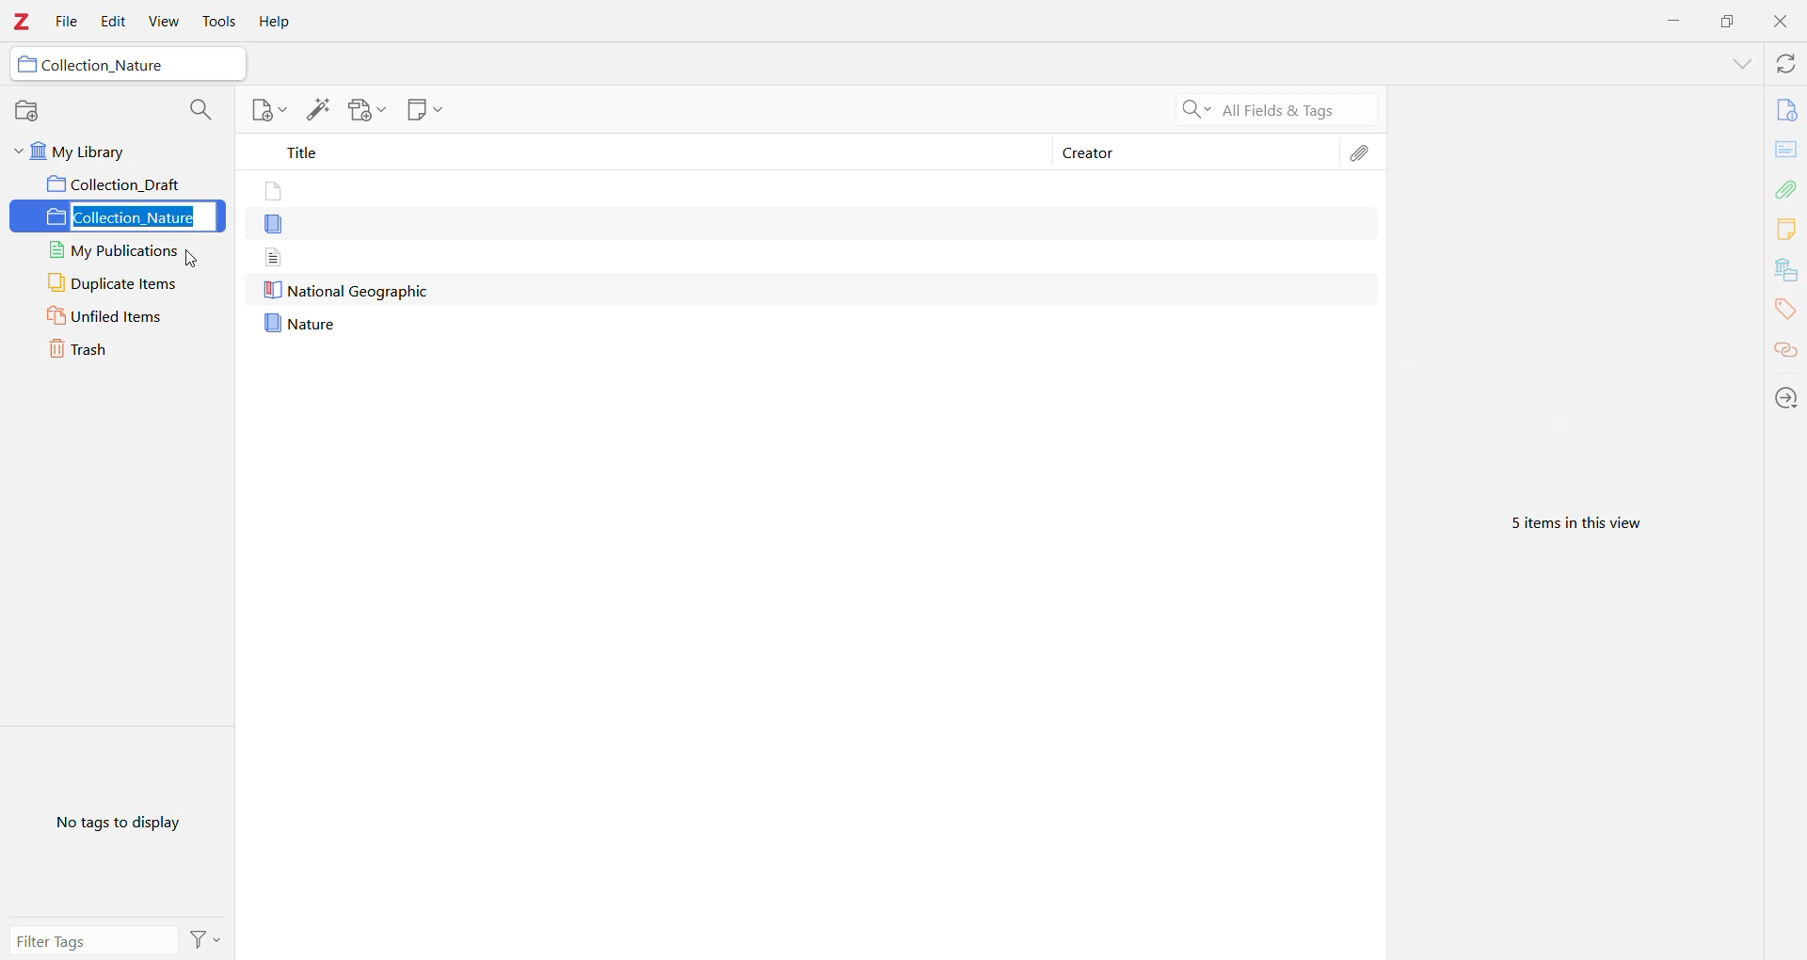  I want to click on Sync with Zotero.org, so click(1783, 64).